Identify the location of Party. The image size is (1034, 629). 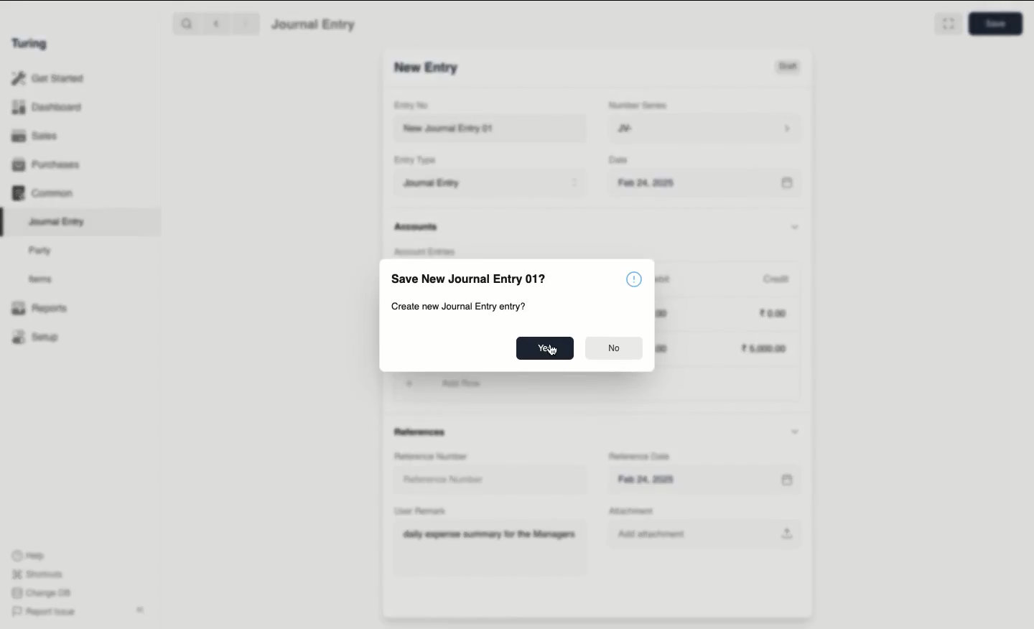
(44, 251).